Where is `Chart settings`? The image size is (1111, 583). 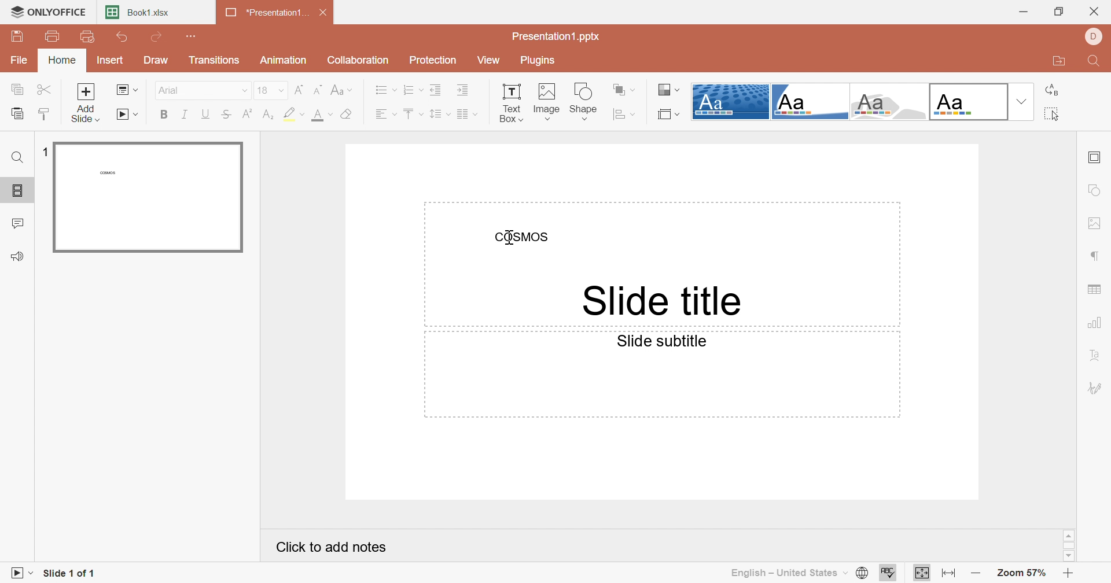
Chart settings is located at coordinates (1092, 322).